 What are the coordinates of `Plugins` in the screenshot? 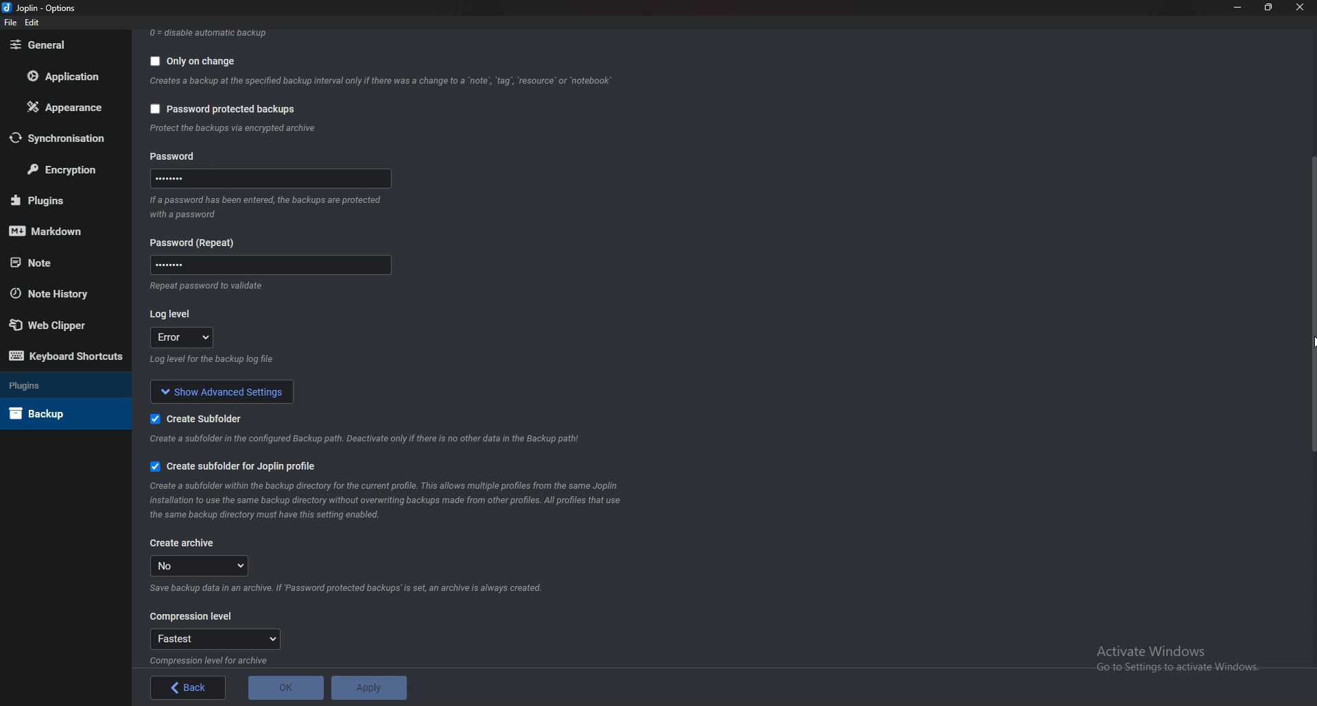 It's located at (53, 385).